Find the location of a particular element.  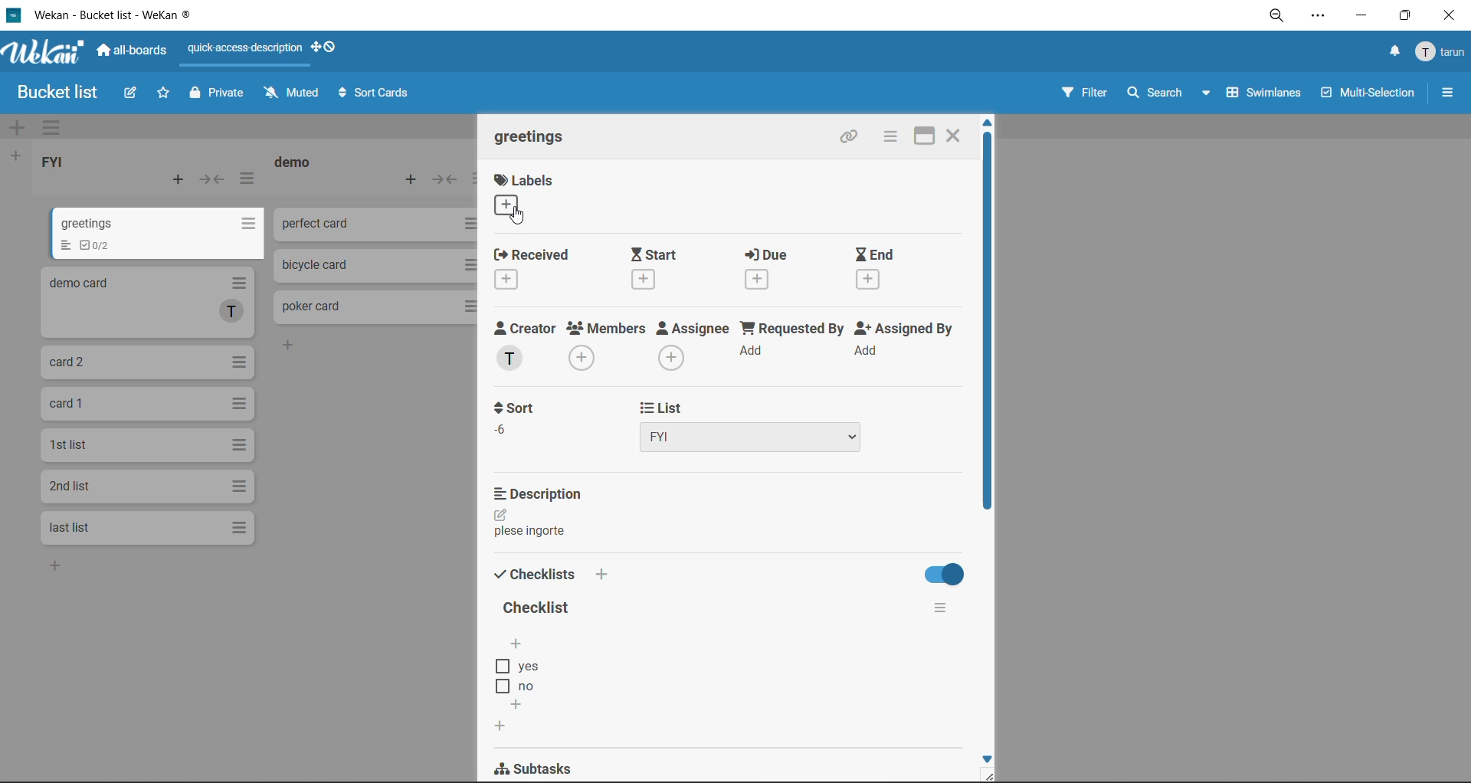

list is located at coordinates (754, 426).